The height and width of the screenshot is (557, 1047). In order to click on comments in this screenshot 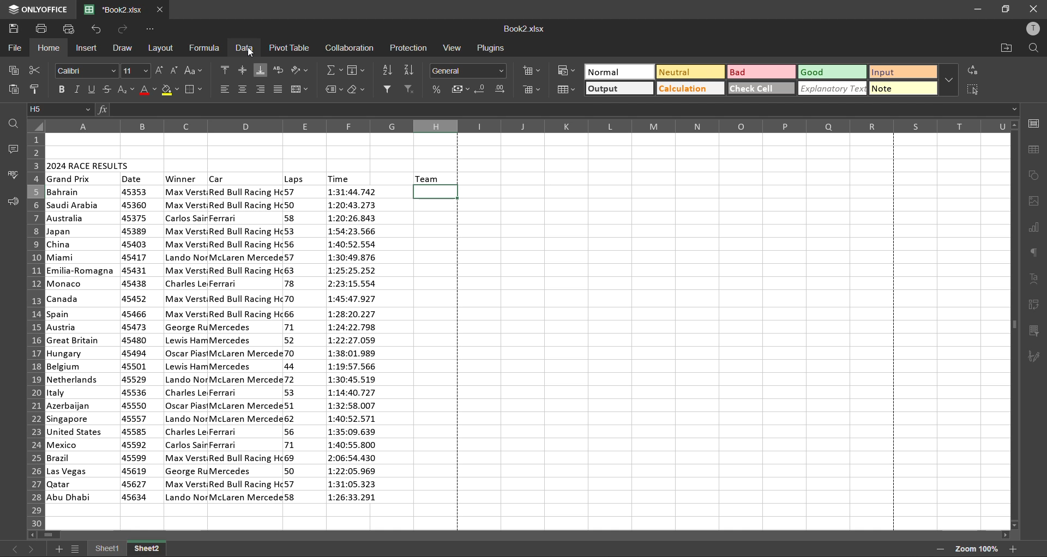, I will do `click(11, 149)`.